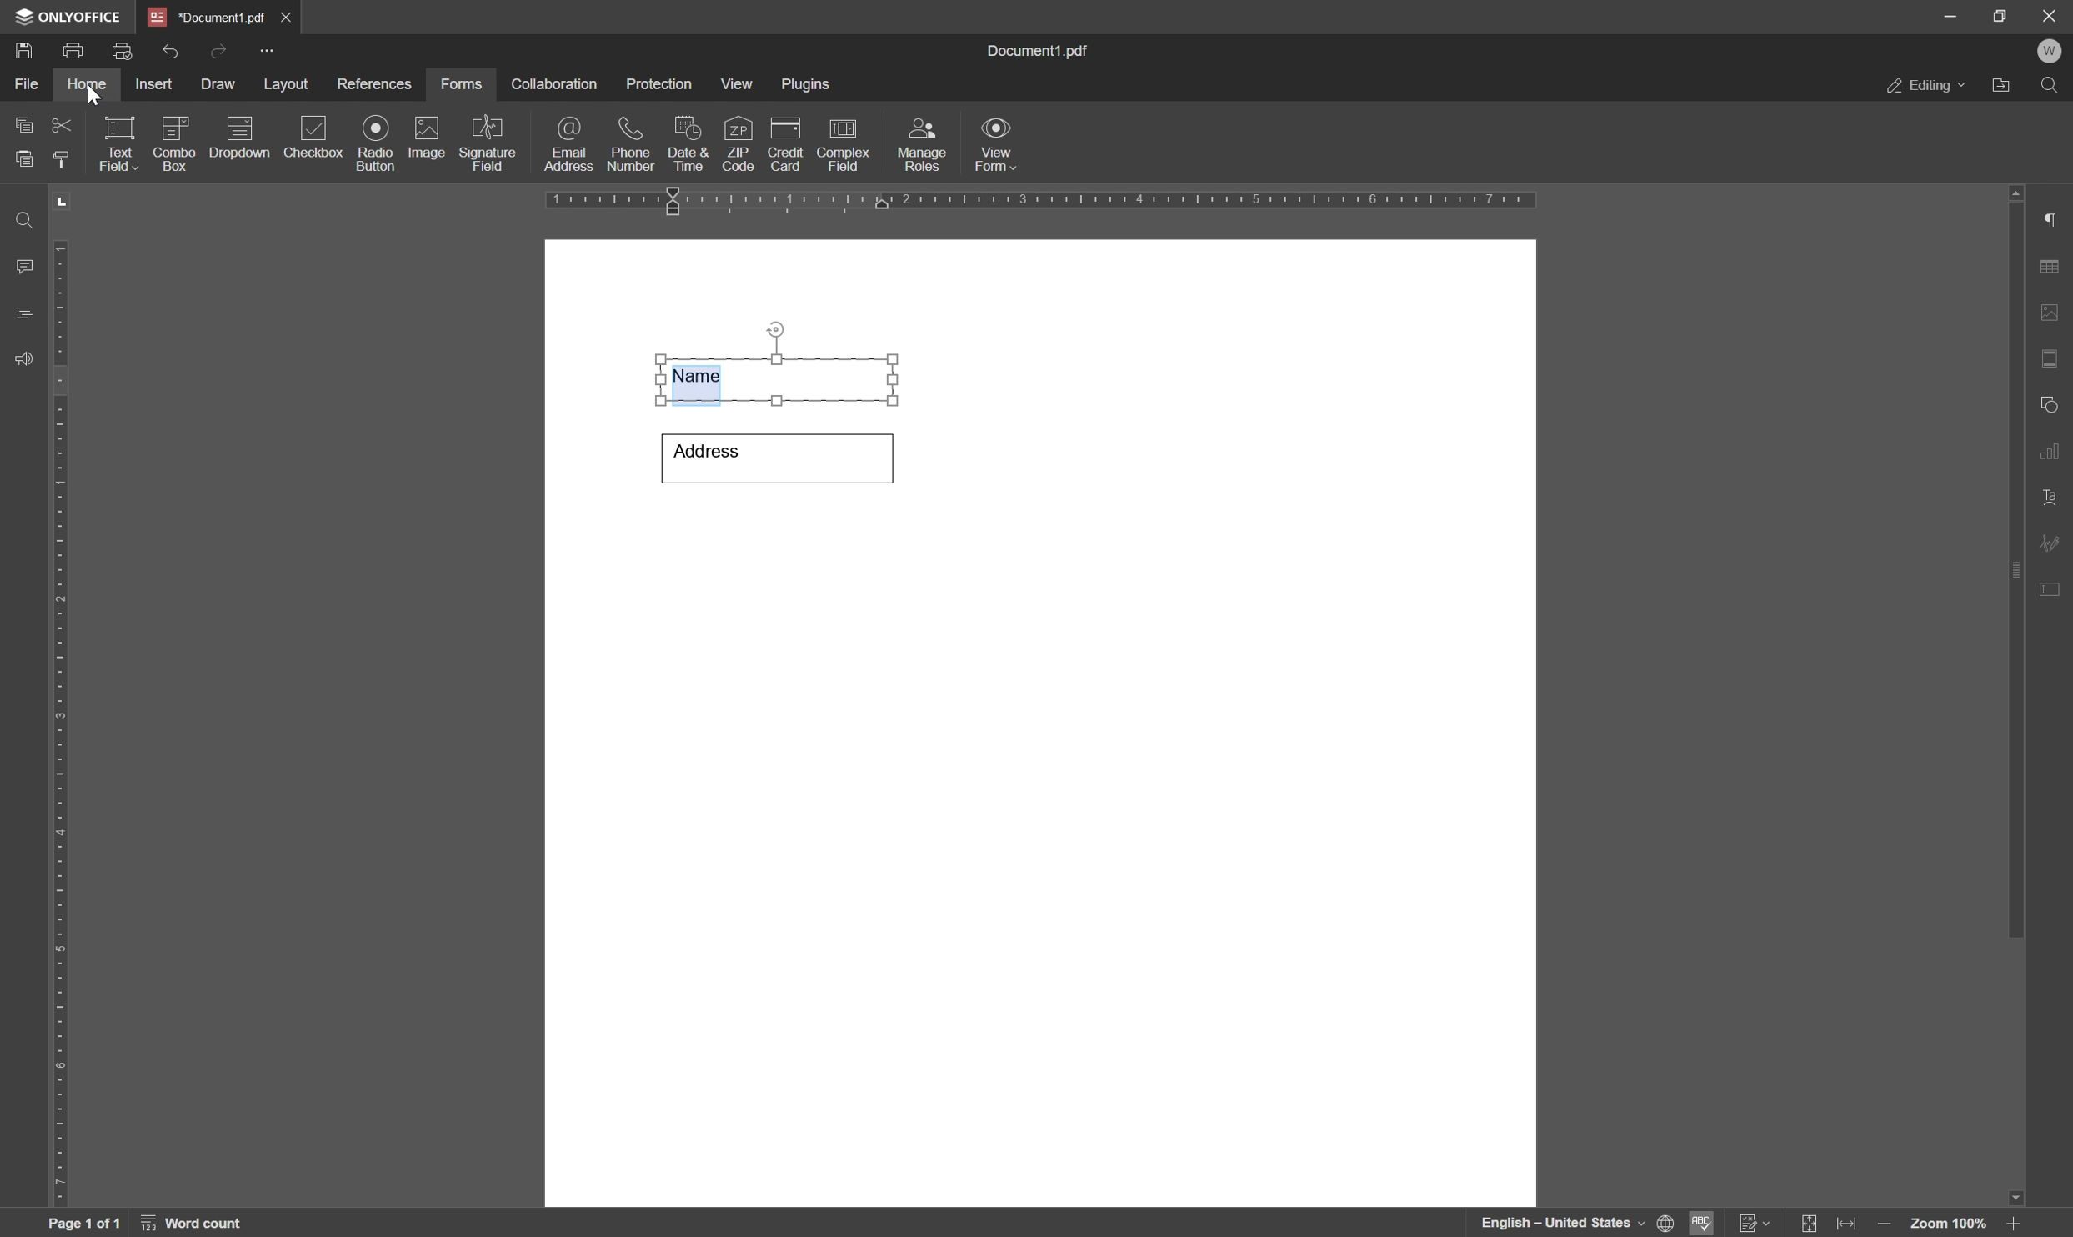 Image resolution: width=2073 pixels, height=1237 pixels. Describe the element at coordinates (1000, 145) in the screenshot. I see `view form` at that location.